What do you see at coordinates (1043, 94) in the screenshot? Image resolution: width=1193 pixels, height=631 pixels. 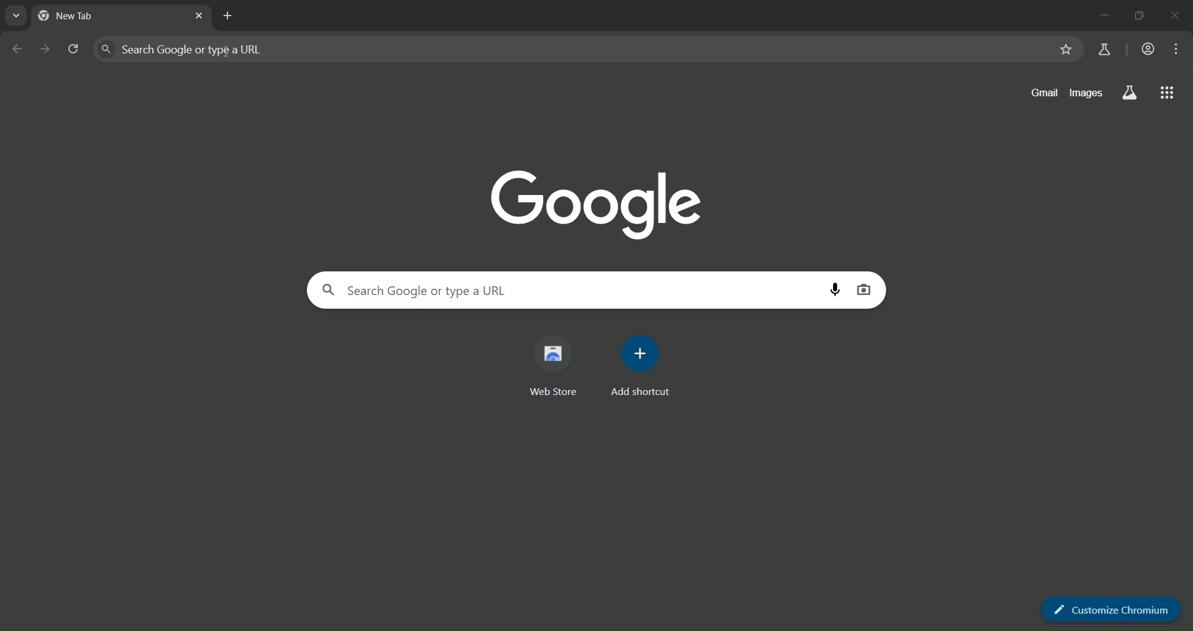 I see `gmail` at bounding box center [1043, 94].